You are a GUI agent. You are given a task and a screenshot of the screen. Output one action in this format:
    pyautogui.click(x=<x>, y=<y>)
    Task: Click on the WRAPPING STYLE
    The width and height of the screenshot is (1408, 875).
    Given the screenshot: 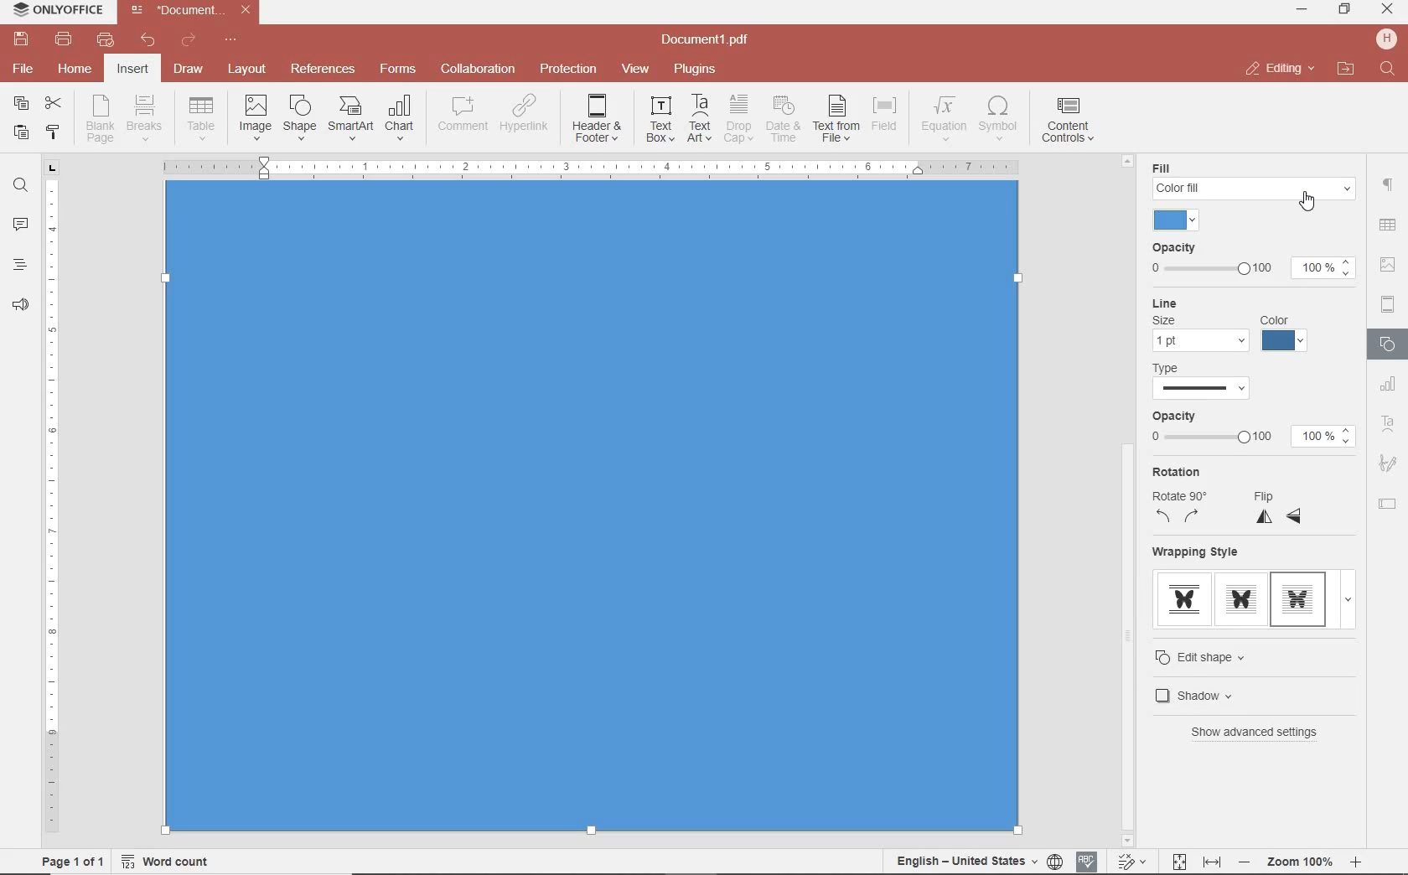 What is the action you would take?
    pyautogui.click(x=1248, y=584)
    